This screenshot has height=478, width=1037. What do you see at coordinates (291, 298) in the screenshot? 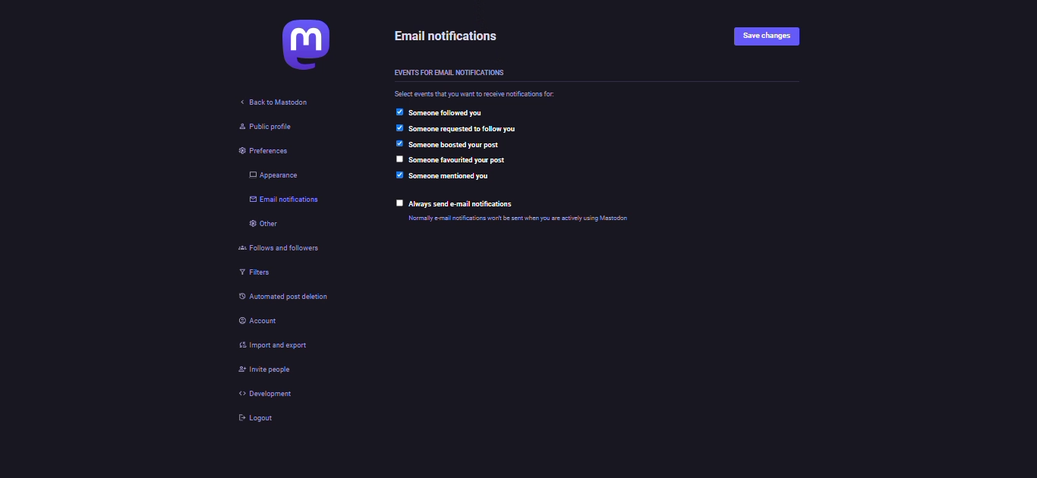
I see `automated post deletion` at bounding box center [291, 298].